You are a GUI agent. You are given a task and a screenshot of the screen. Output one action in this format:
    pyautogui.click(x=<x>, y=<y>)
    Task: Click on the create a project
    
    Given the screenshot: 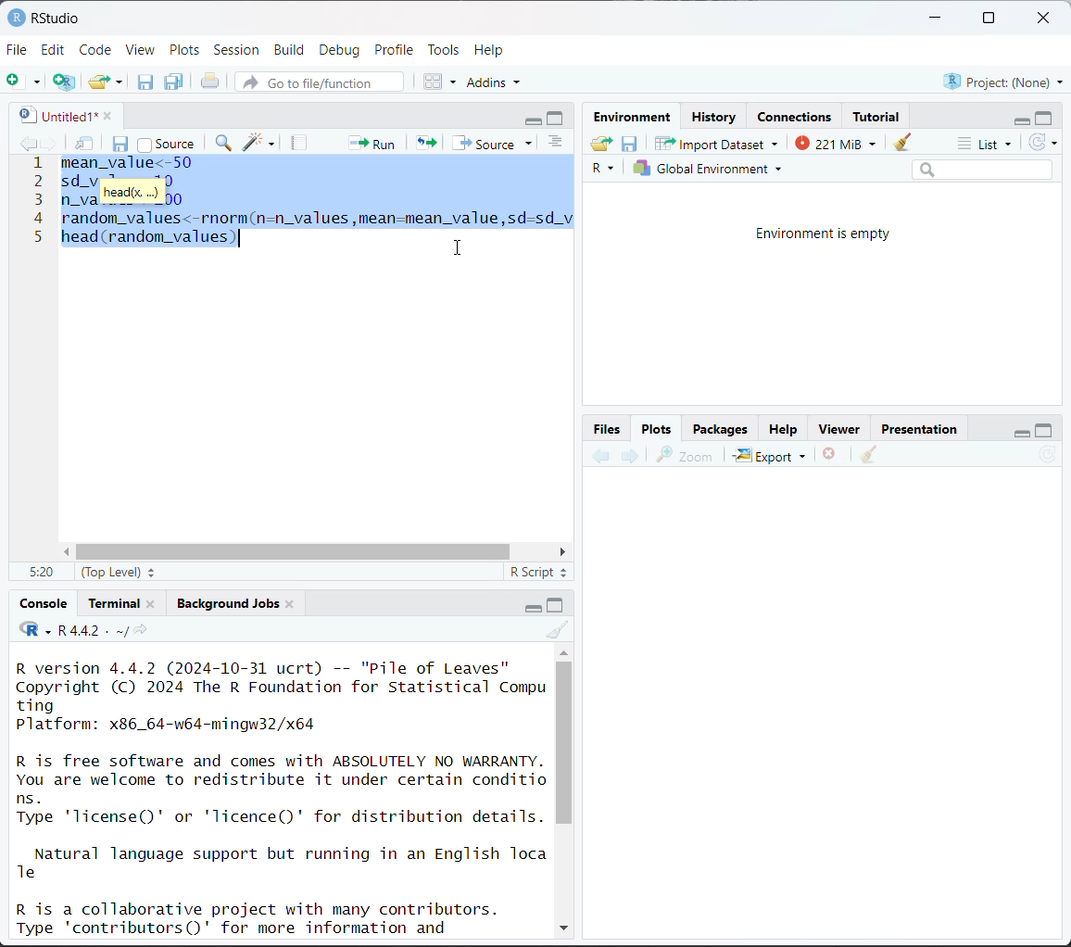 What is the action you would take?
    pyautogui.click(x=64, y=82)
    